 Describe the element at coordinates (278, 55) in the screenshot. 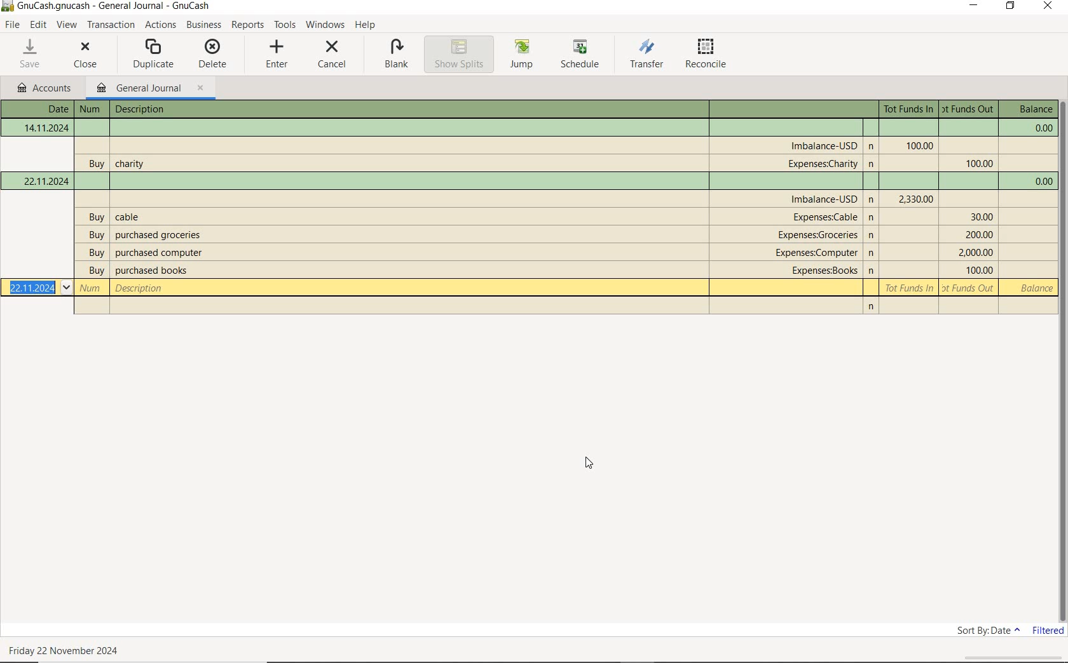

I see `ENTER` at that location.